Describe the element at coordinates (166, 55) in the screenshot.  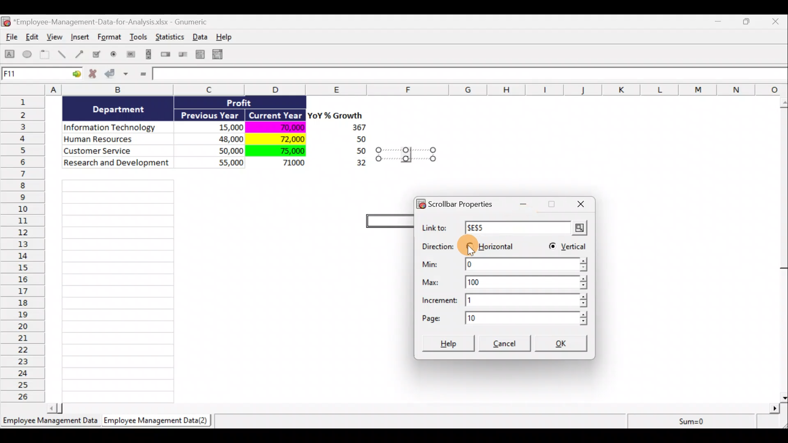
I see `Create a spin button` at that location.